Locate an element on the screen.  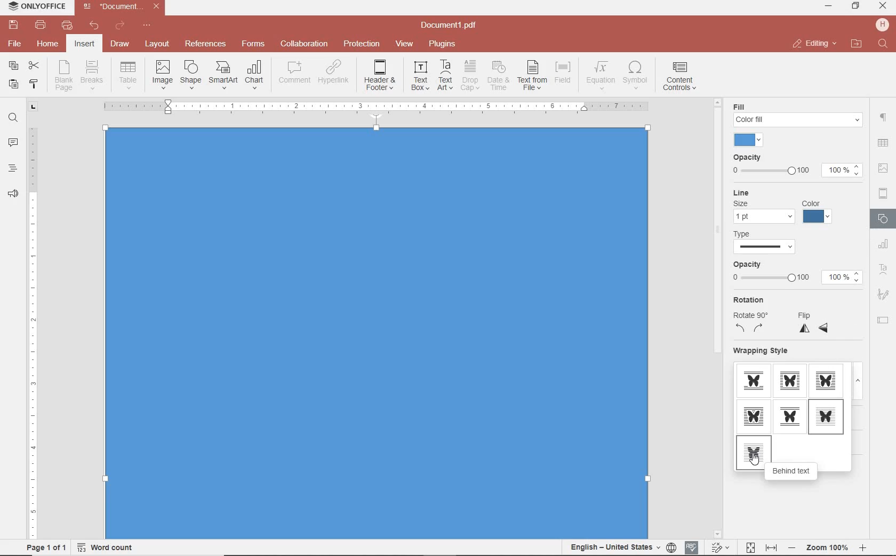
reference is located at coordinates (204, 44).